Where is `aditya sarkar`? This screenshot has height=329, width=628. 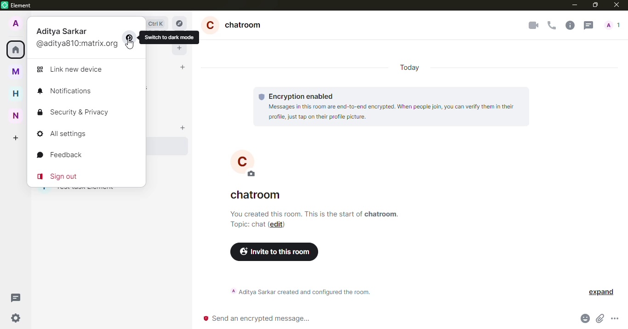 aditya sarkar is located at coordinates (63, 31).